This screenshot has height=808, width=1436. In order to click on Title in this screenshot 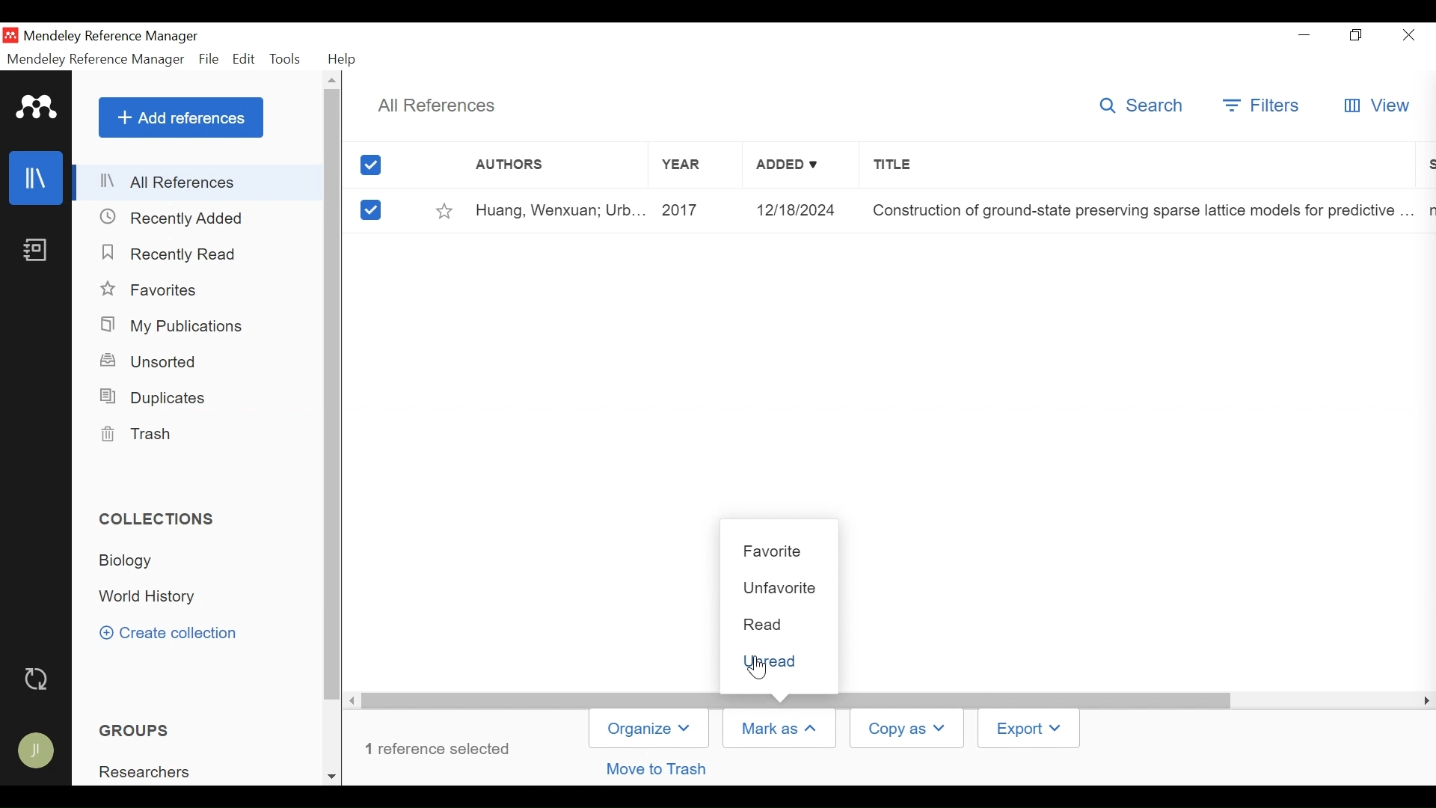, I will do `click(1142, 211)`.